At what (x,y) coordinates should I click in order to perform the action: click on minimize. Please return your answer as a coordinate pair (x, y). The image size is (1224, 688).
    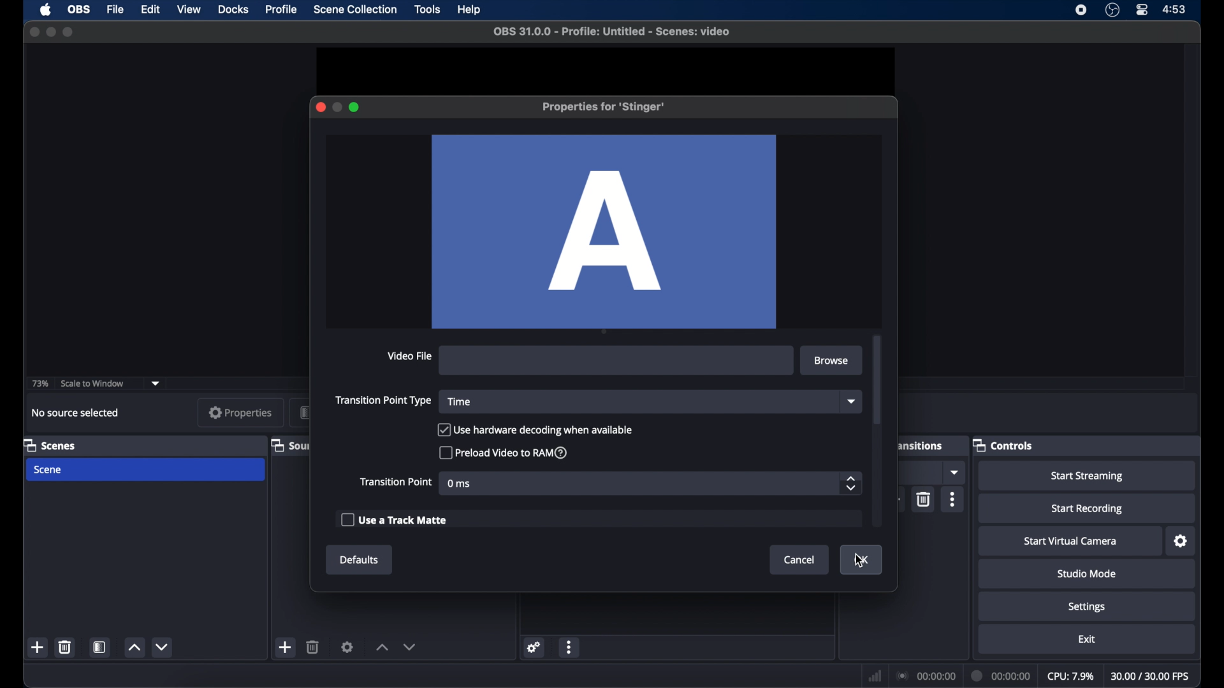
    Looking at the image, I should click on (50, 32).